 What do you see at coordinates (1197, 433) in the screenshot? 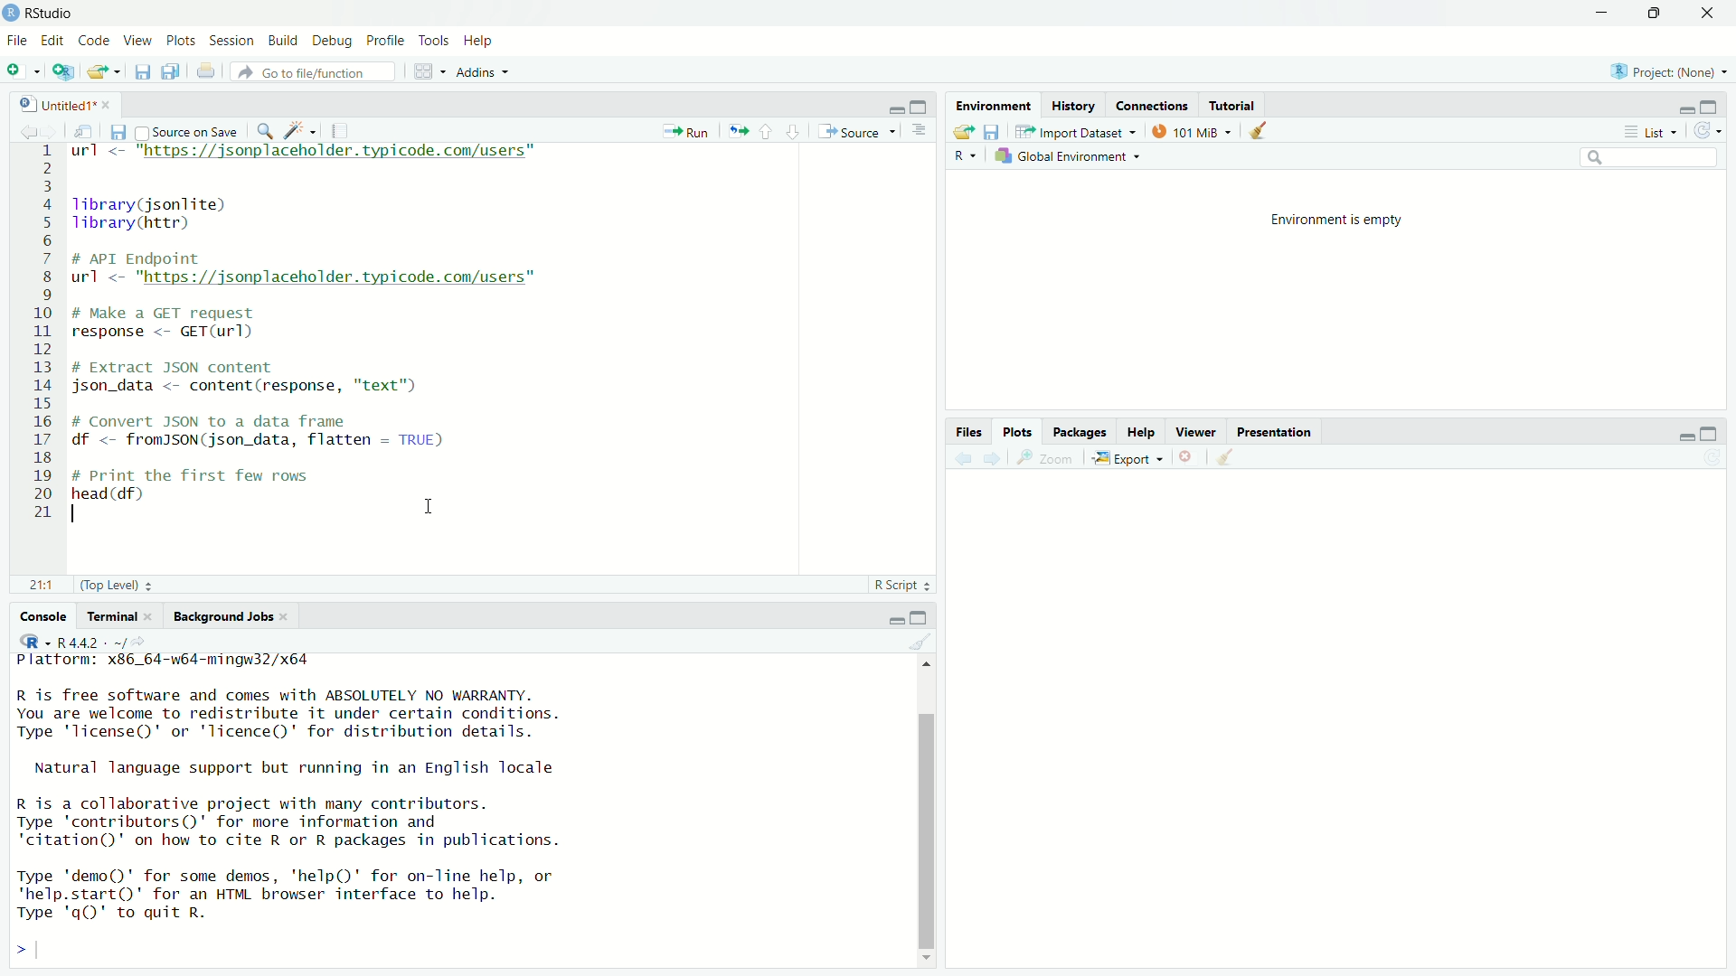
I see `Viewer` at bounding box center [1197, 433].